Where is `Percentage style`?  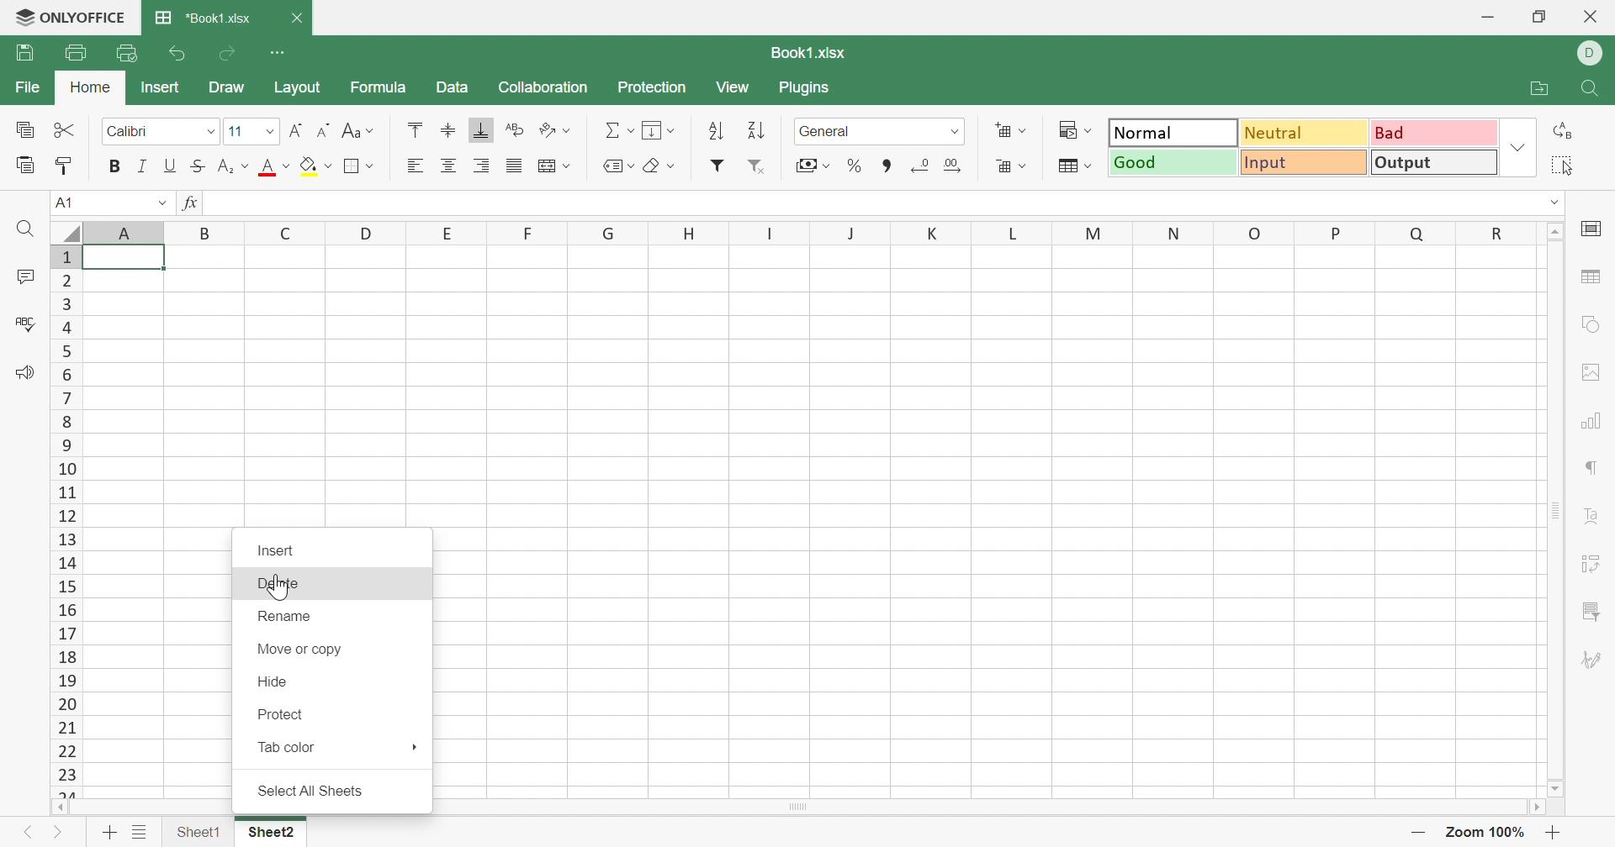
Percentage style is located at coordinates (855, 164).